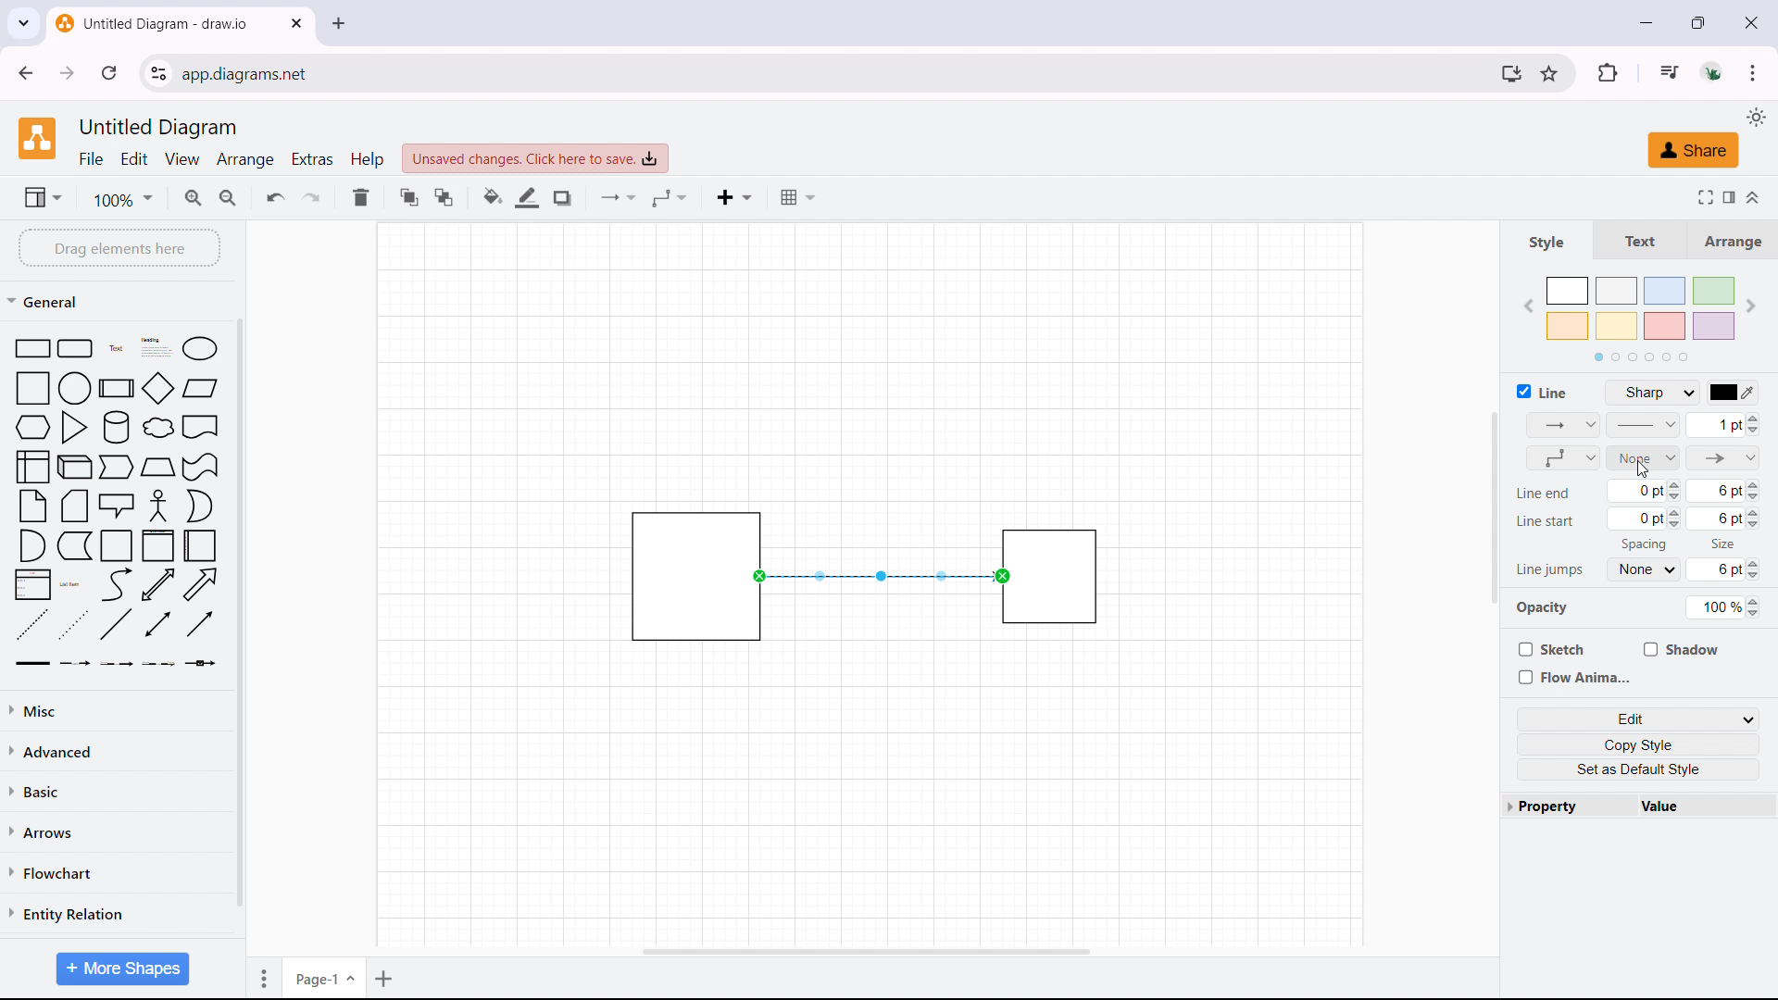 Image resolution: width=1778 pixels, height=1000 pixels. What do you see at coordinates (1714, 72) in the screenshot?
I see `account` at bounding box center [1714, 72].